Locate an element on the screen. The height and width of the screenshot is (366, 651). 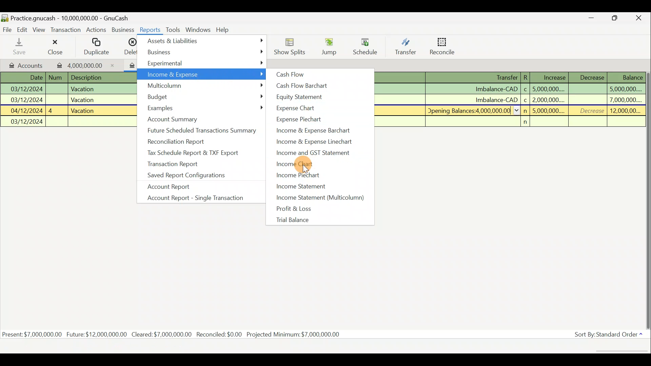
Delete is located at coordinates (130, 46).